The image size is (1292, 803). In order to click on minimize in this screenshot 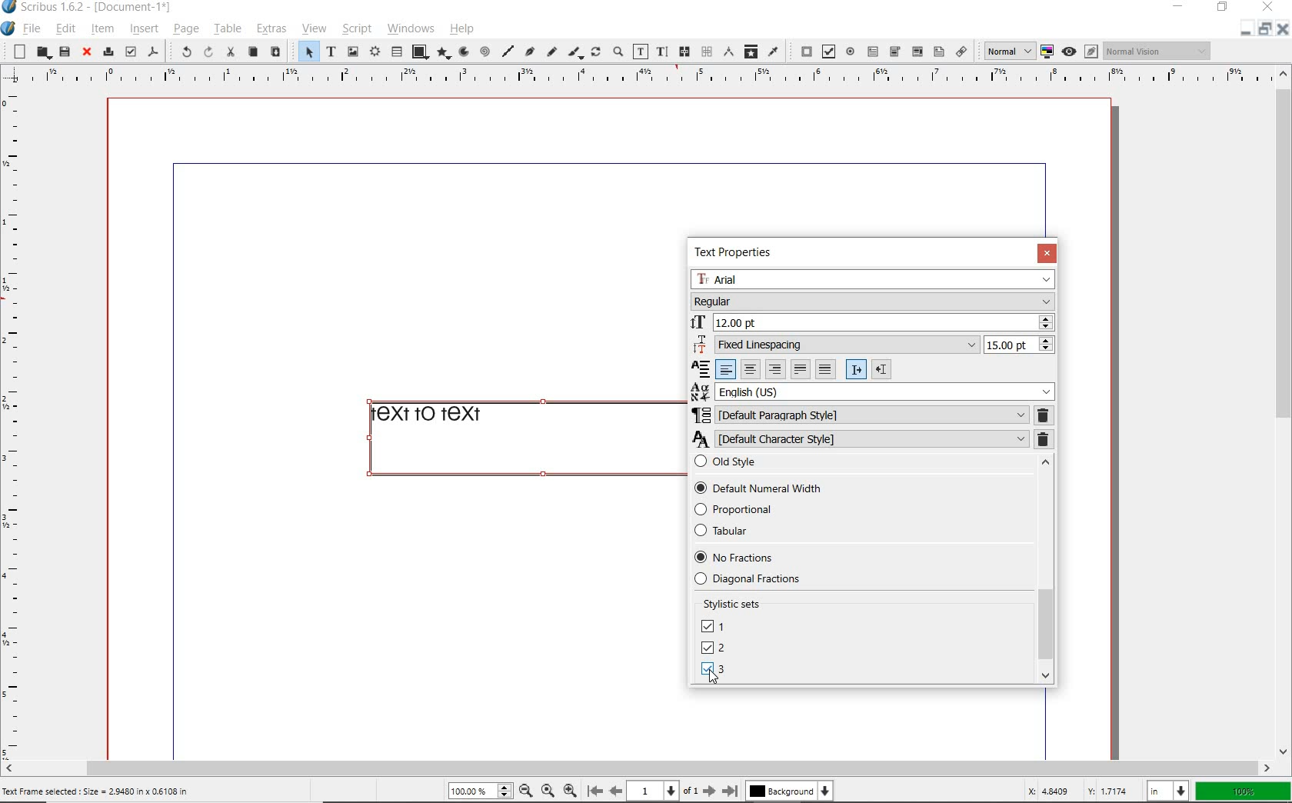, I will do `click(1181, 8)`.